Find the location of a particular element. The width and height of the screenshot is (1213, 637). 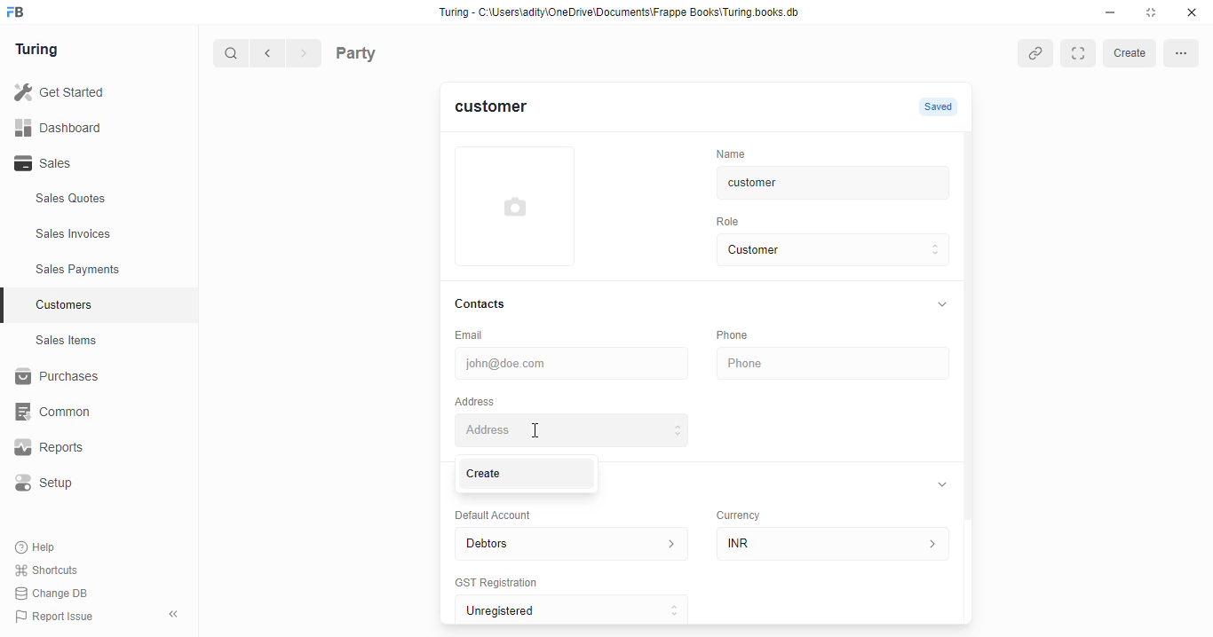

frappebooks logo is located at coordinates (20, 13).